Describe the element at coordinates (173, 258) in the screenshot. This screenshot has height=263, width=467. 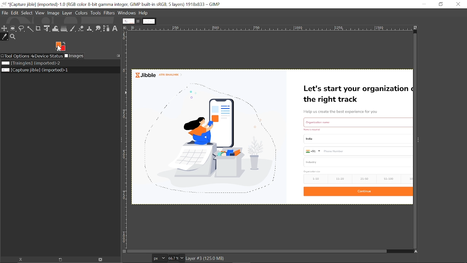
I see `Current zoom` at that location.